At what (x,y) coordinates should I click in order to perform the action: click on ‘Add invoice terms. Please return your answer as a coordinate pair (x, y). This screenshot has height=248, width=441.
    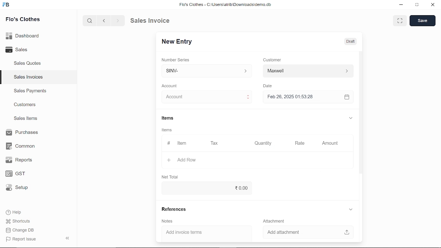
    Looking at the image, I should click on (201, 233).